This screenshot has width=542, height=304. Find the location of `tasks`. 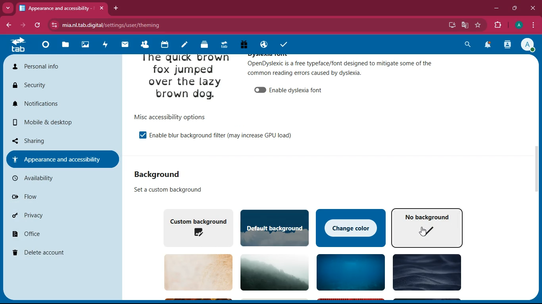

tasks is located at coordinates (282, 43).